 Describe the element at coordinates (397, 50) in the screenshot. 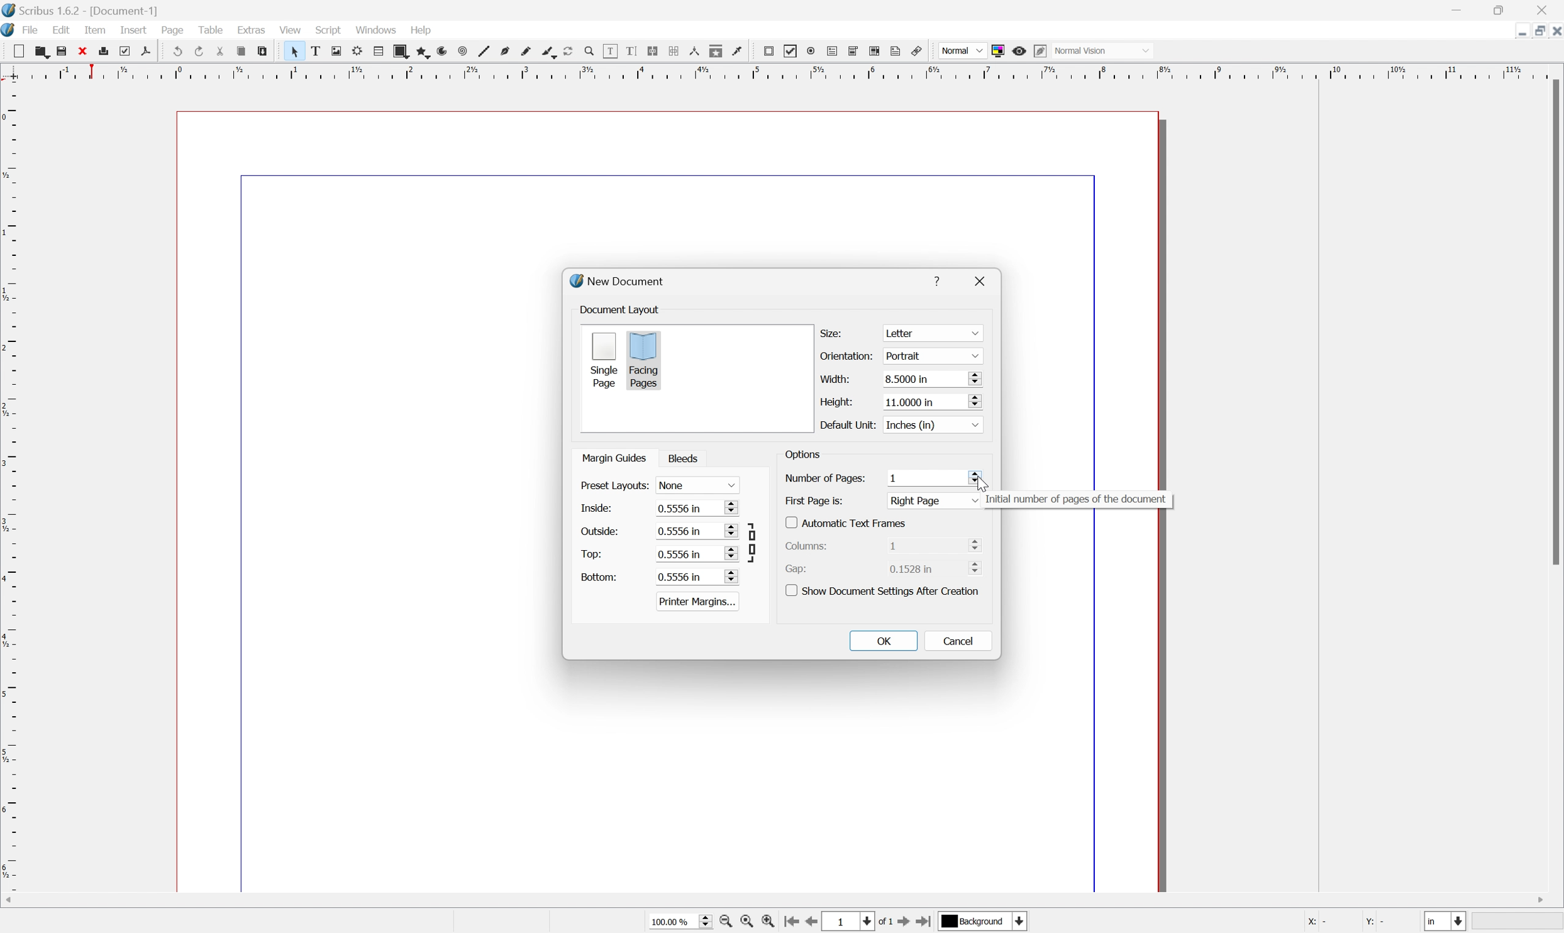

I see `Shape` at that location.